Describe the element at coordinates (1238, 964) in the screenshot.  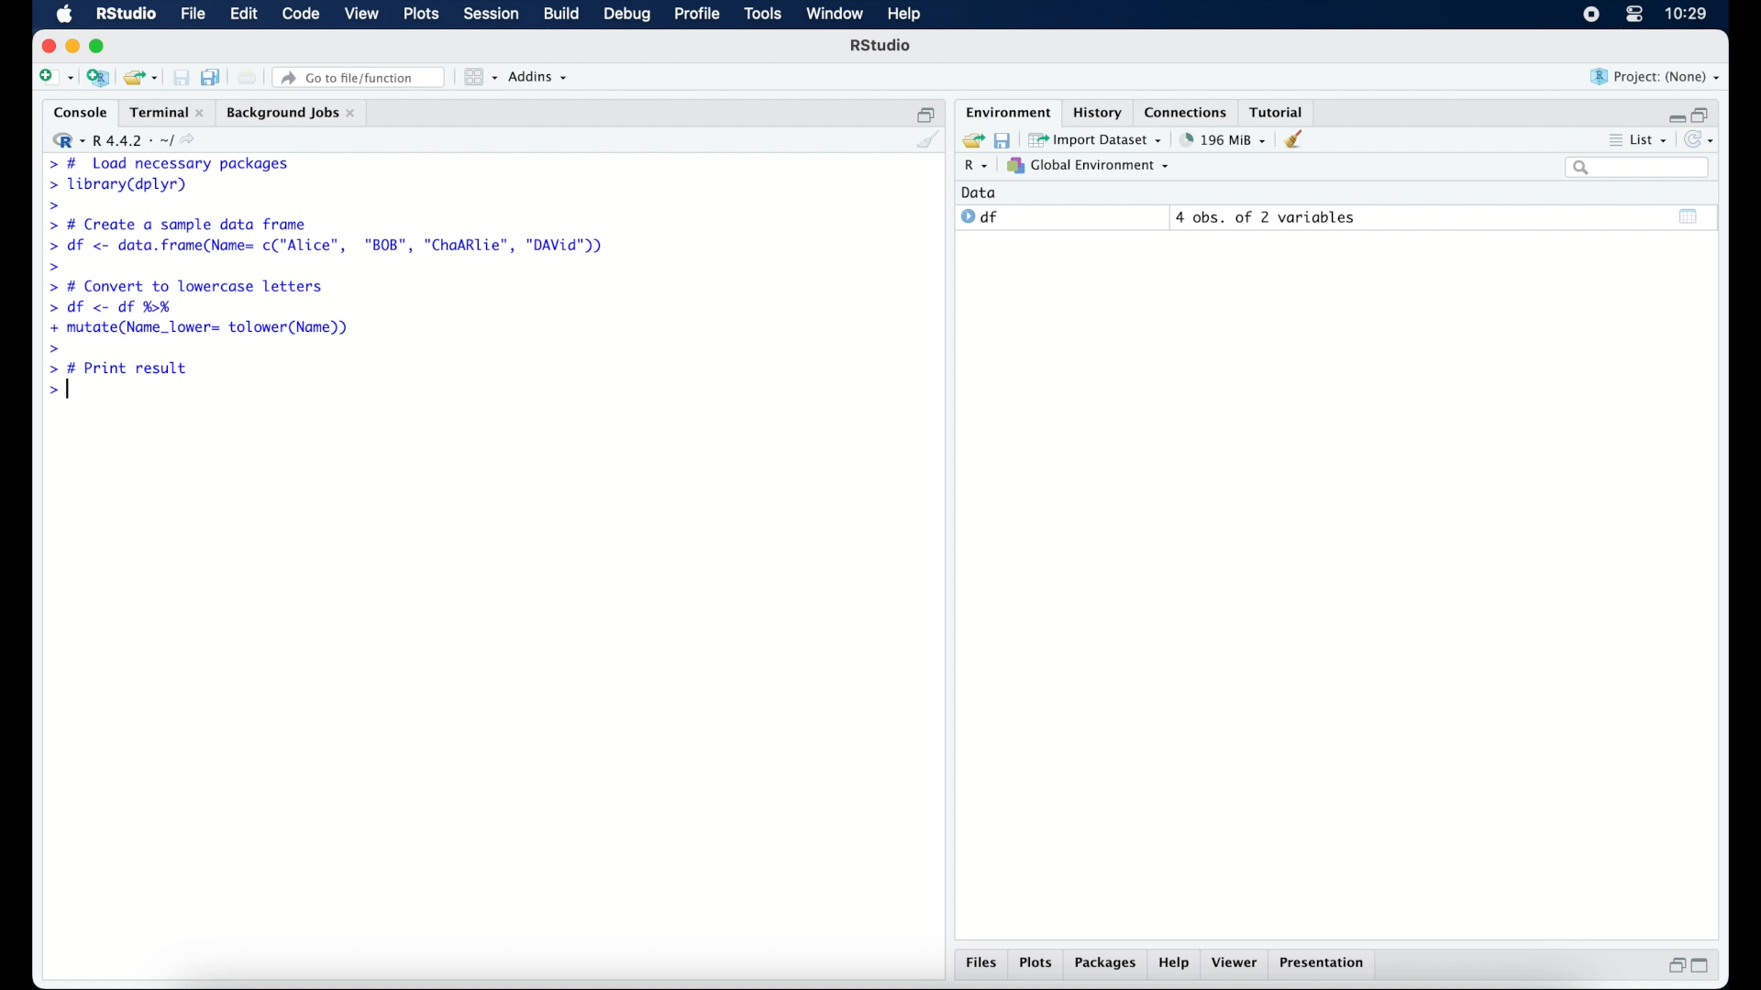
I see `viewer` at that location.